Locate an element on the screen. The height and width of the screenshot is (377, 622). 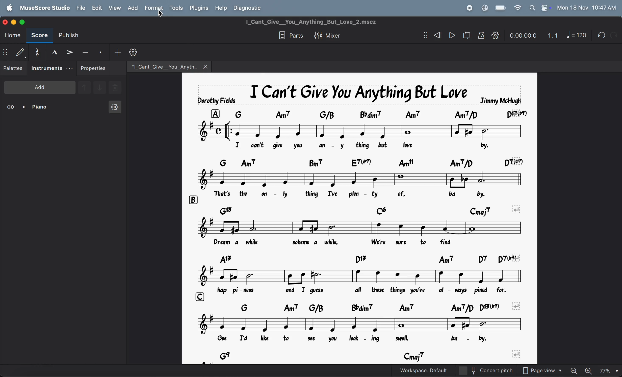
view is located at coordinates (114, 8).